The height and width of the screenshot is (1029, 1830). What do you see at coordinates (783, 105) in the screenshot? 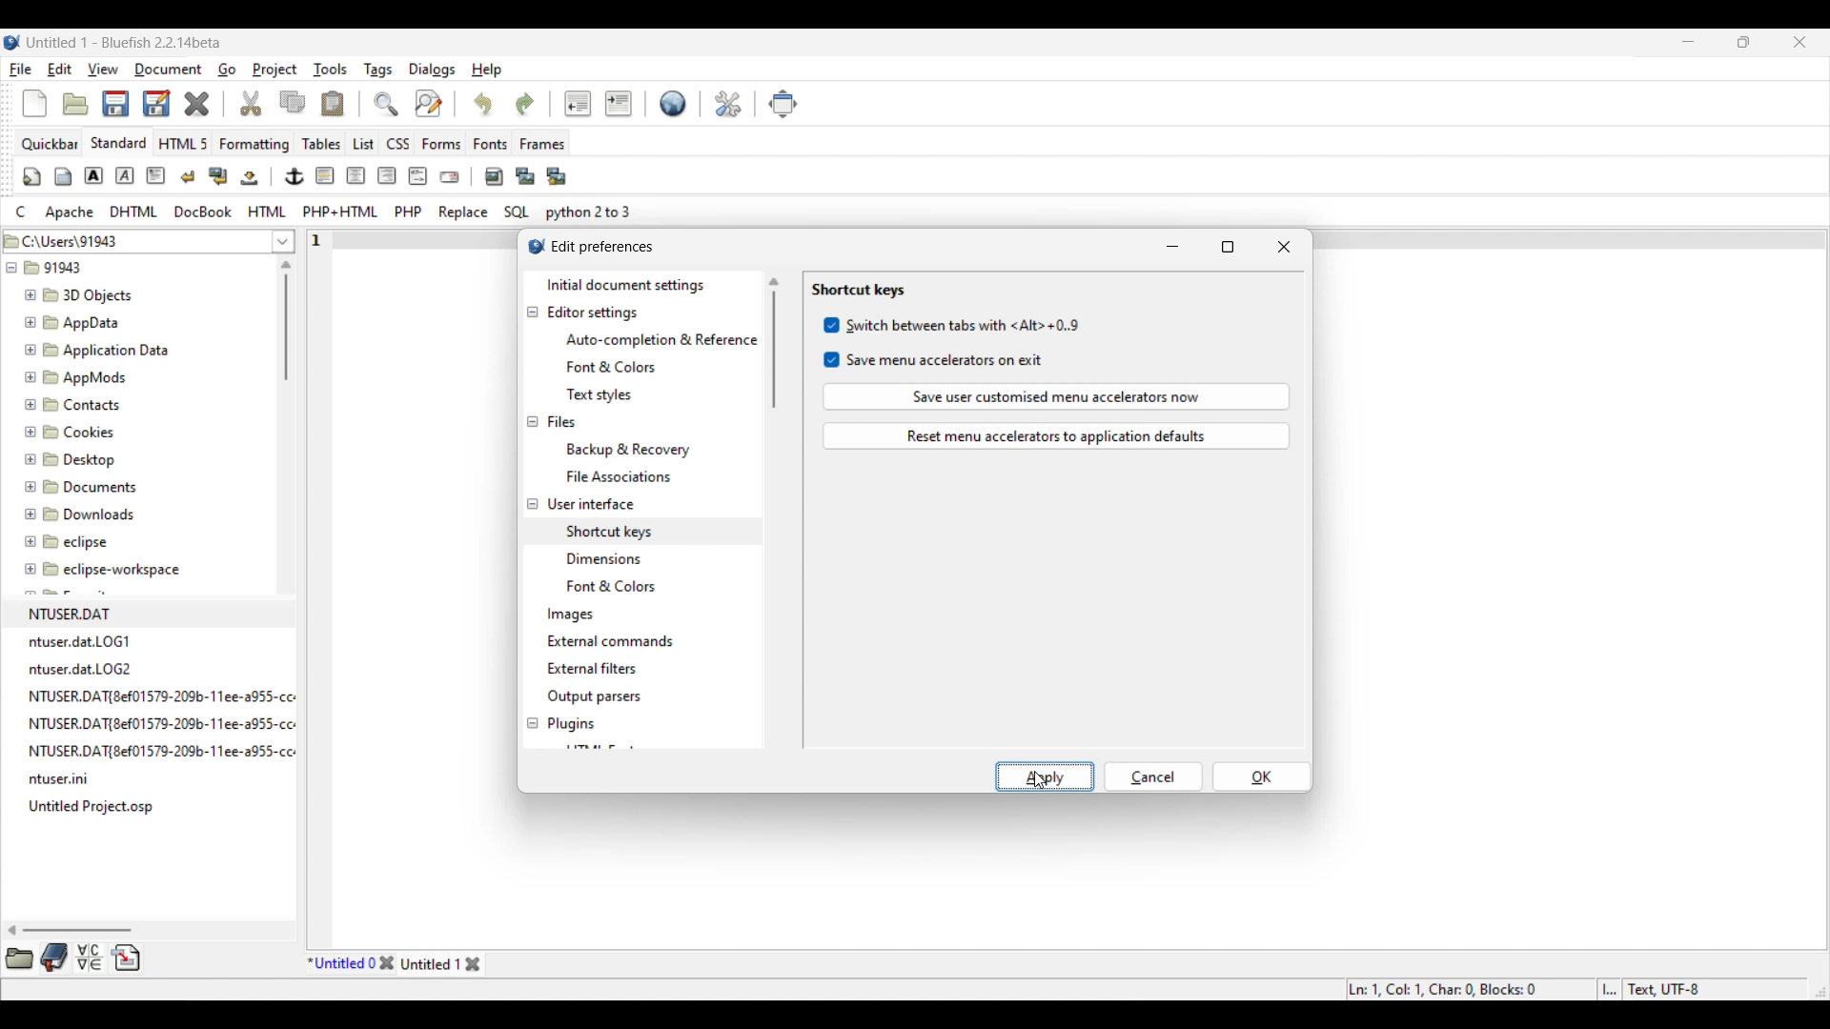
I see `Move` at bounding box center [783, 105].